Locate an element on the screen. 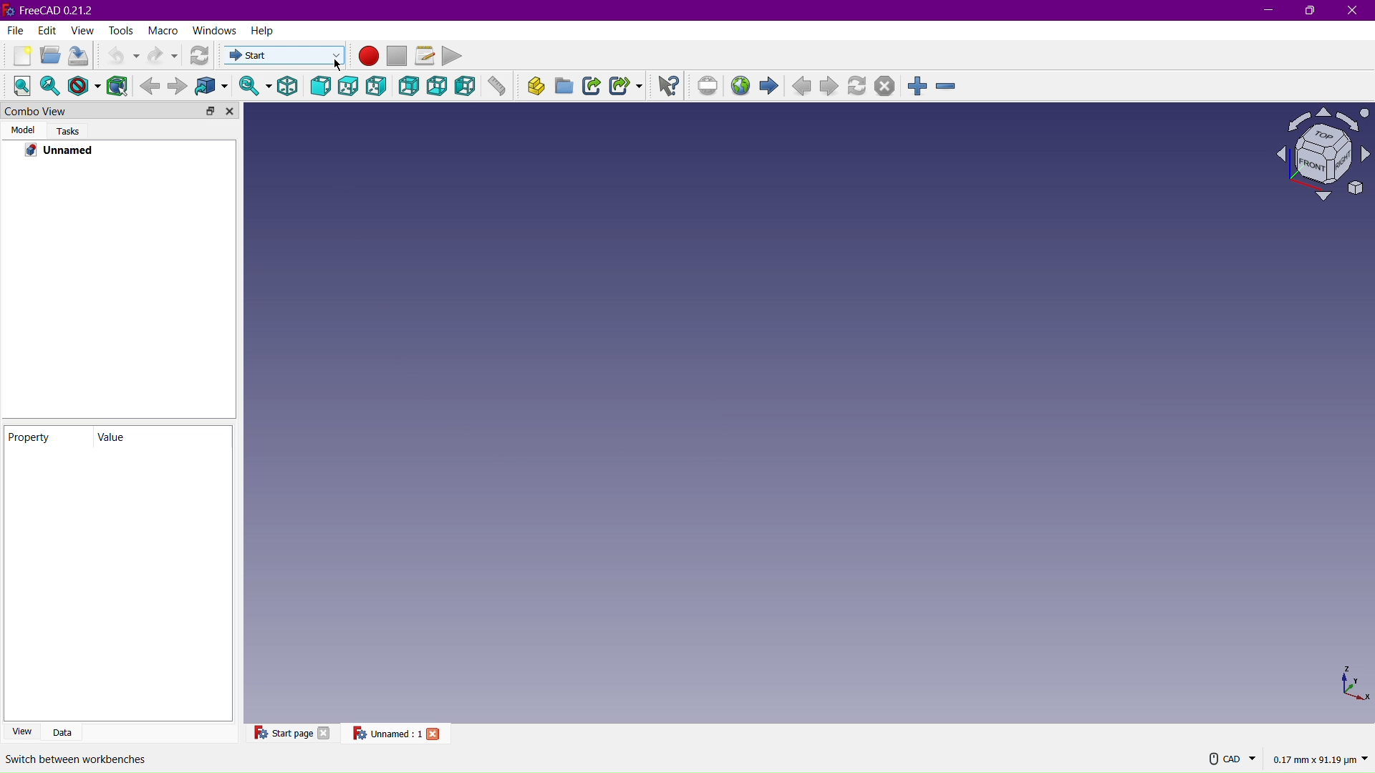  Create part is located at coordinates (531, 88).